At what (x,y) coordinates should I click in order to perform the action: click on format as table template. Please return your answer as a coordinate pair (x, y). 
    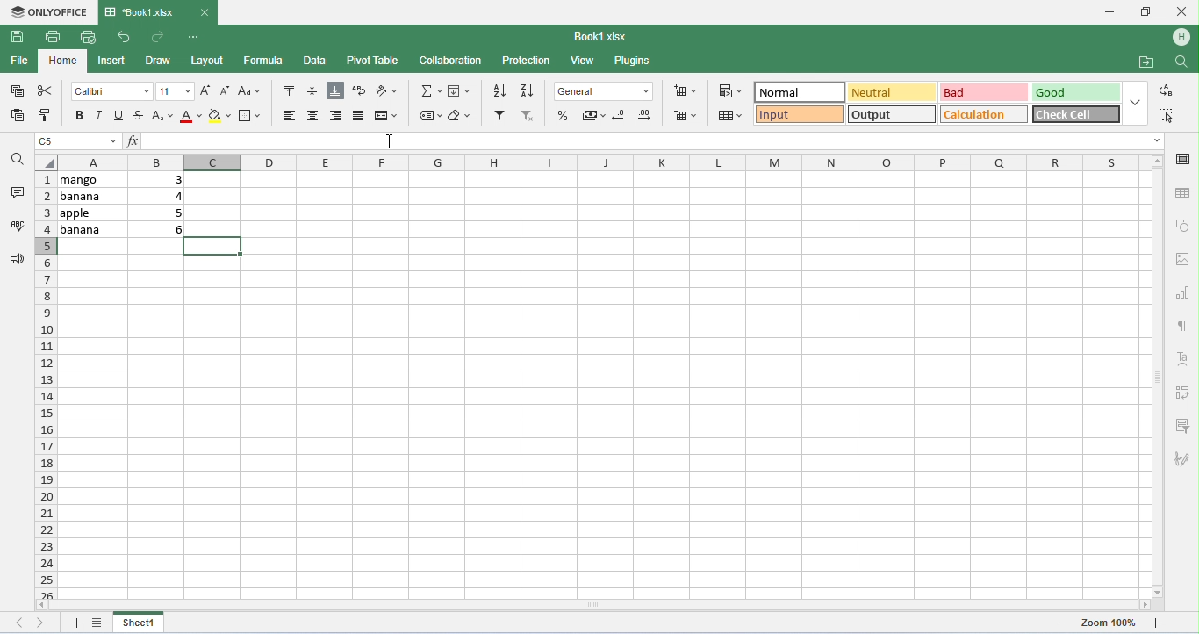
    Looking at the image, I should click on (730, 117).